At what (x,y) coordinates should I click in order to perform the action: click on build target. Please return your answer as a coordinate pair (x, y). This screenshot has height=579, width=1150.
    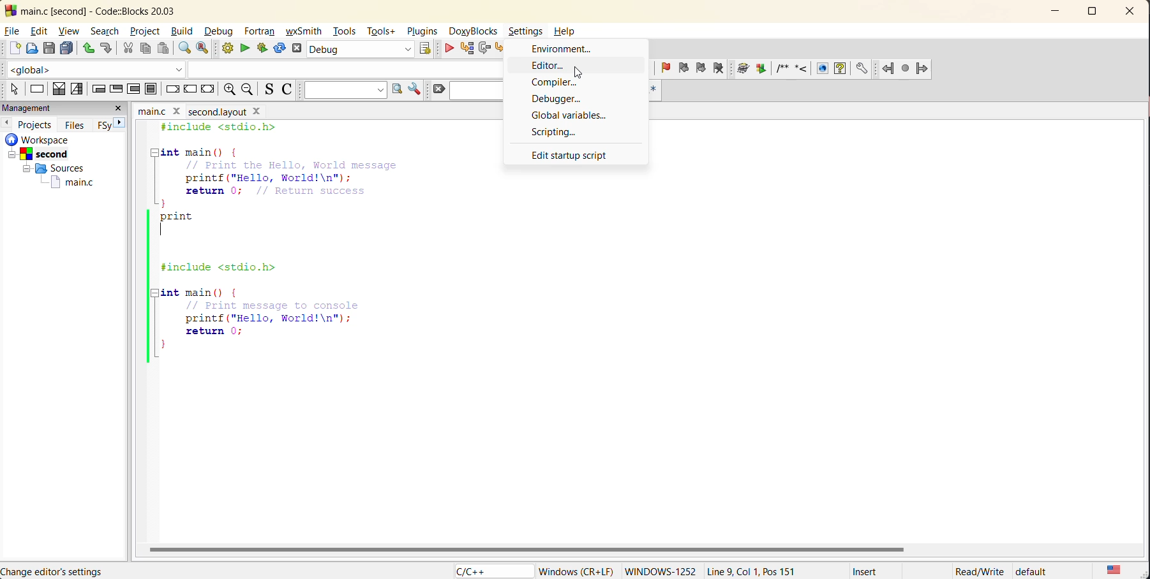
    Looking at the image, I should click on (361, 50).